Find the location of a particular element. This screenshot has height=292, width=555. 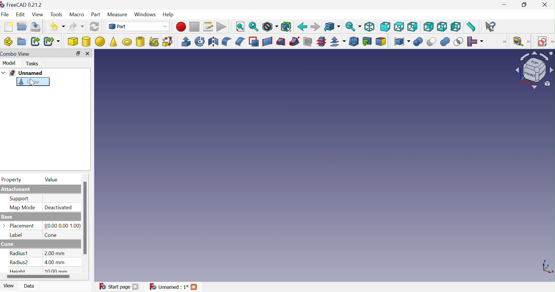

Thickness is located at coordinates (354, 42).